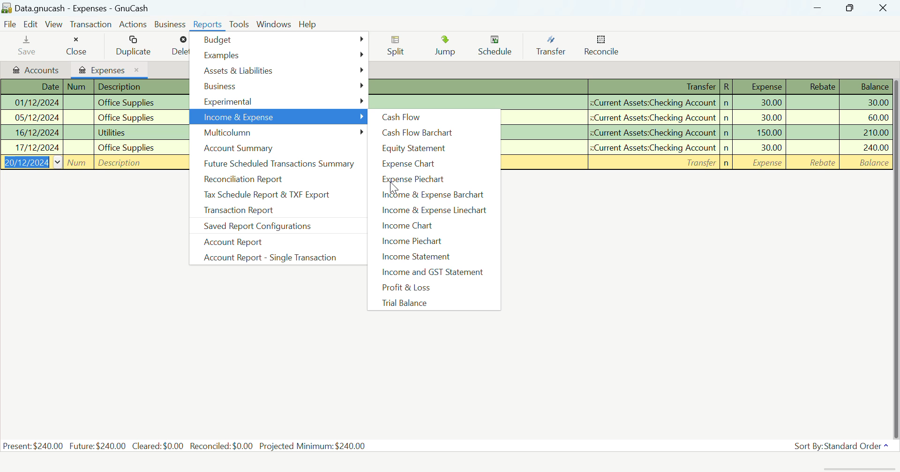 The image size is (900, 472). Describe the element at coordinates (631, 102) in the screenshot. I see `Office Supplies Transaction` at that location.